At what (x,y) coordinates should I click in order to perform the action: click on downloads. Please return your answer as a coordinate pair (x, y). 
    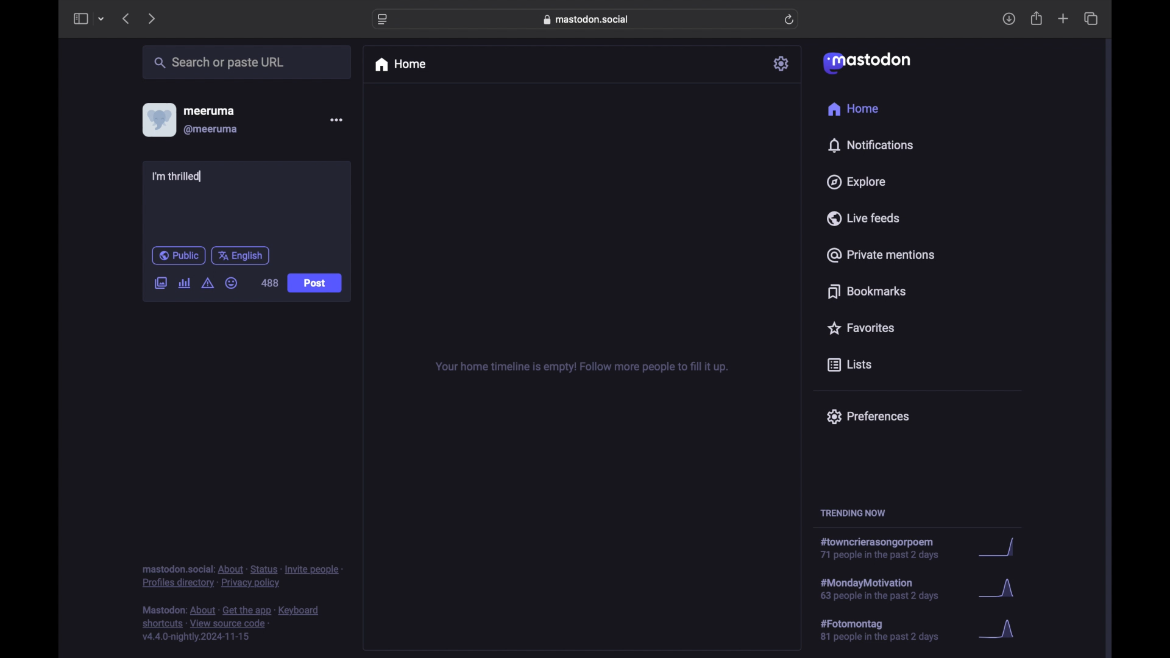
    Looking at the image, I should click on (1009, 19).